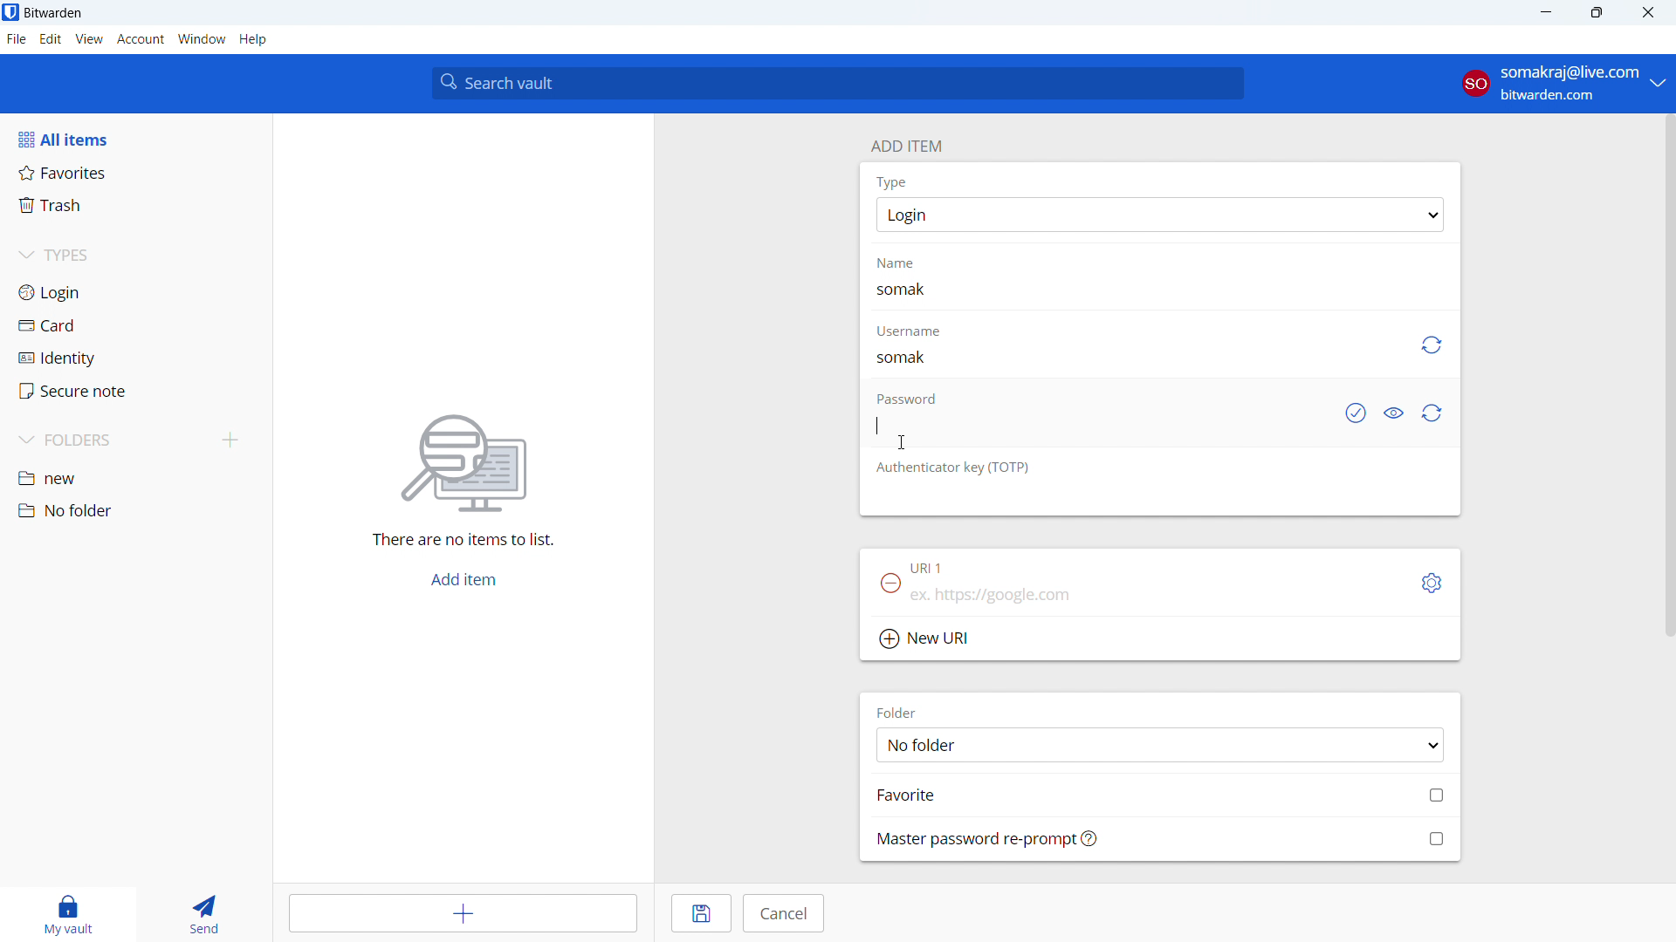  What do you see at coordinates (136, 391) in the screenshot?
I see `secure note` at bounding box center [136, 391].